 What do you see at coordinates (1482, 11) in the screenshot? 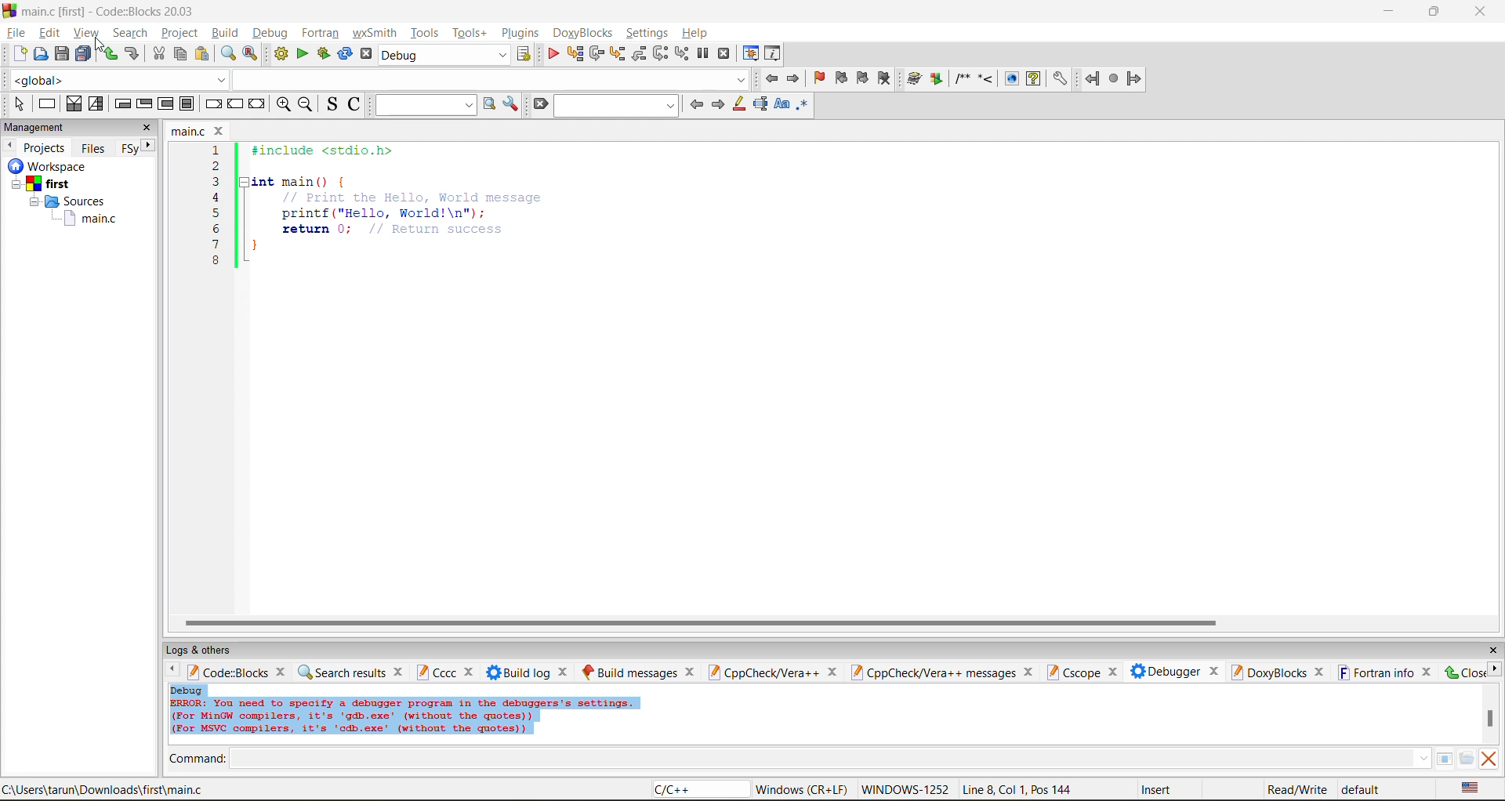
I see `close` at bounding box center [1482, 11].